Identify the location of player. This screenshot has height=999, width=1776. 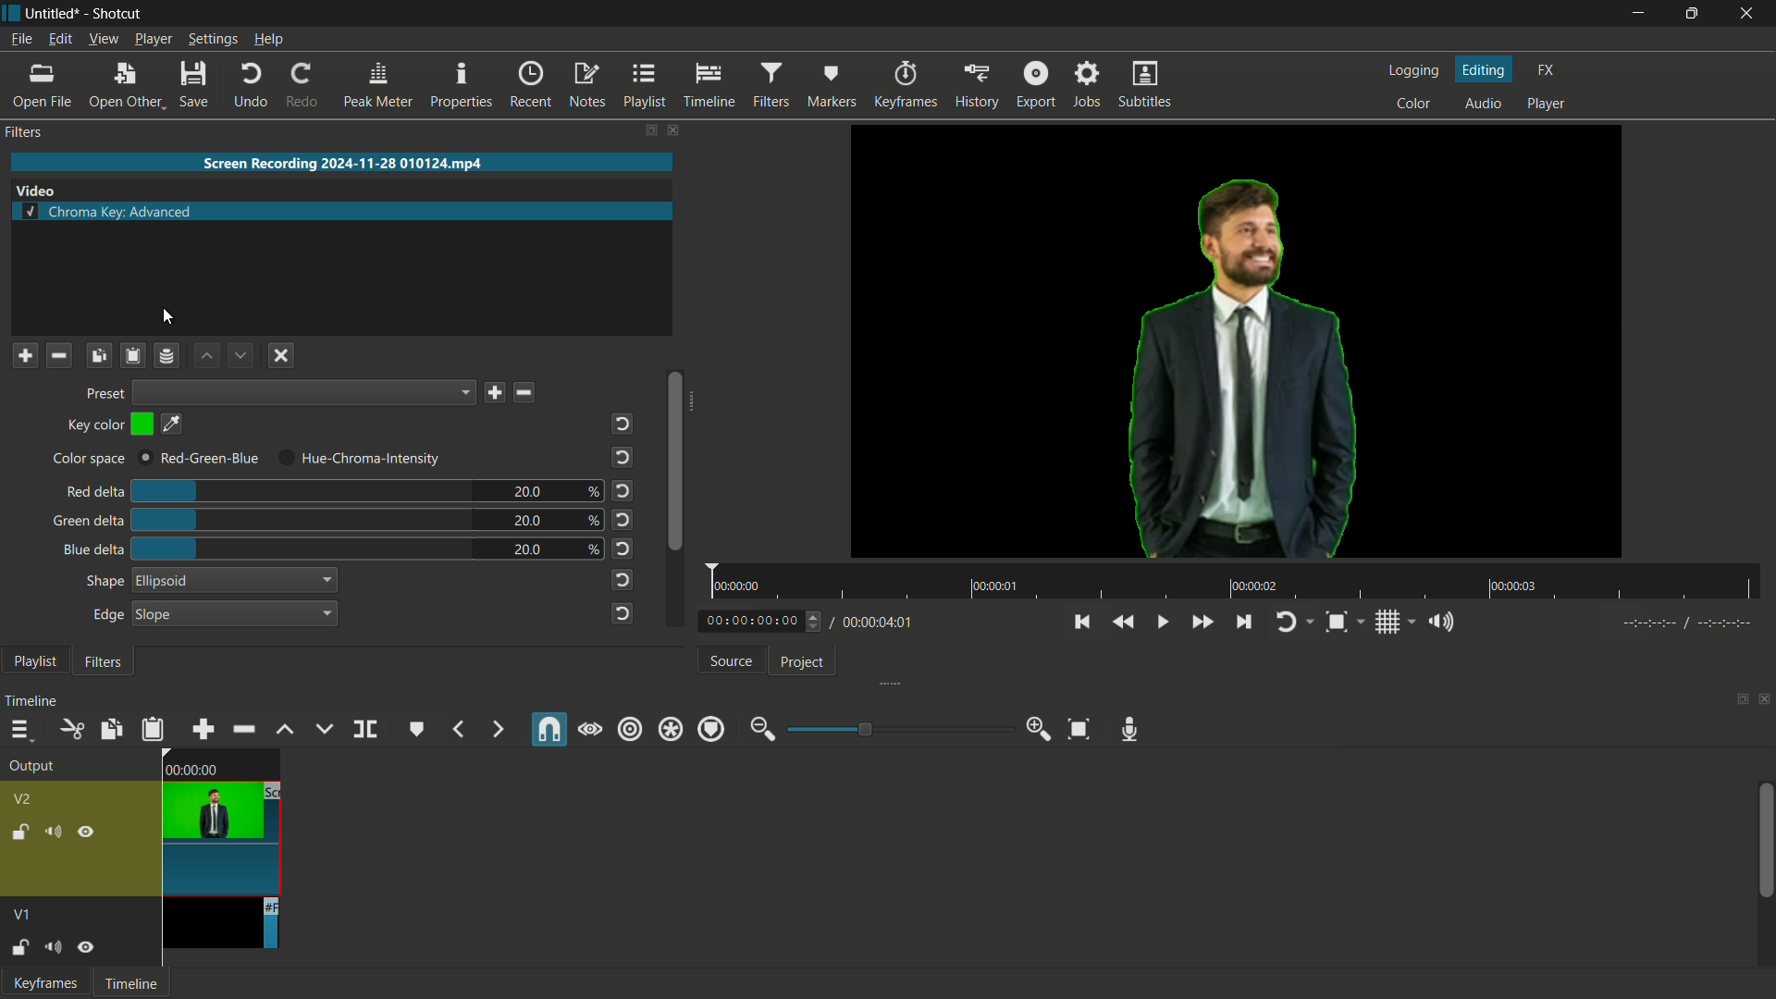
(1546, 105).